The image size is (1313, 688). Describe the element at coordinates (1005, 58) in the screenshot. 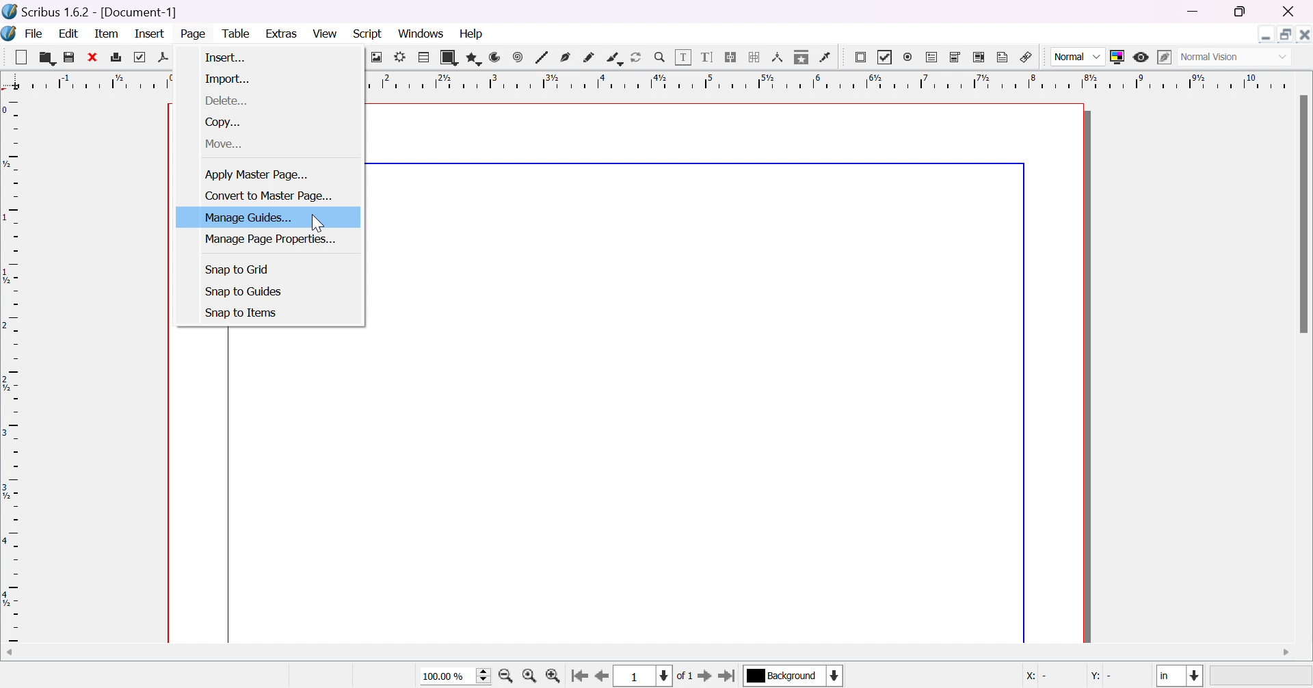

I see `text annotation` at that location.